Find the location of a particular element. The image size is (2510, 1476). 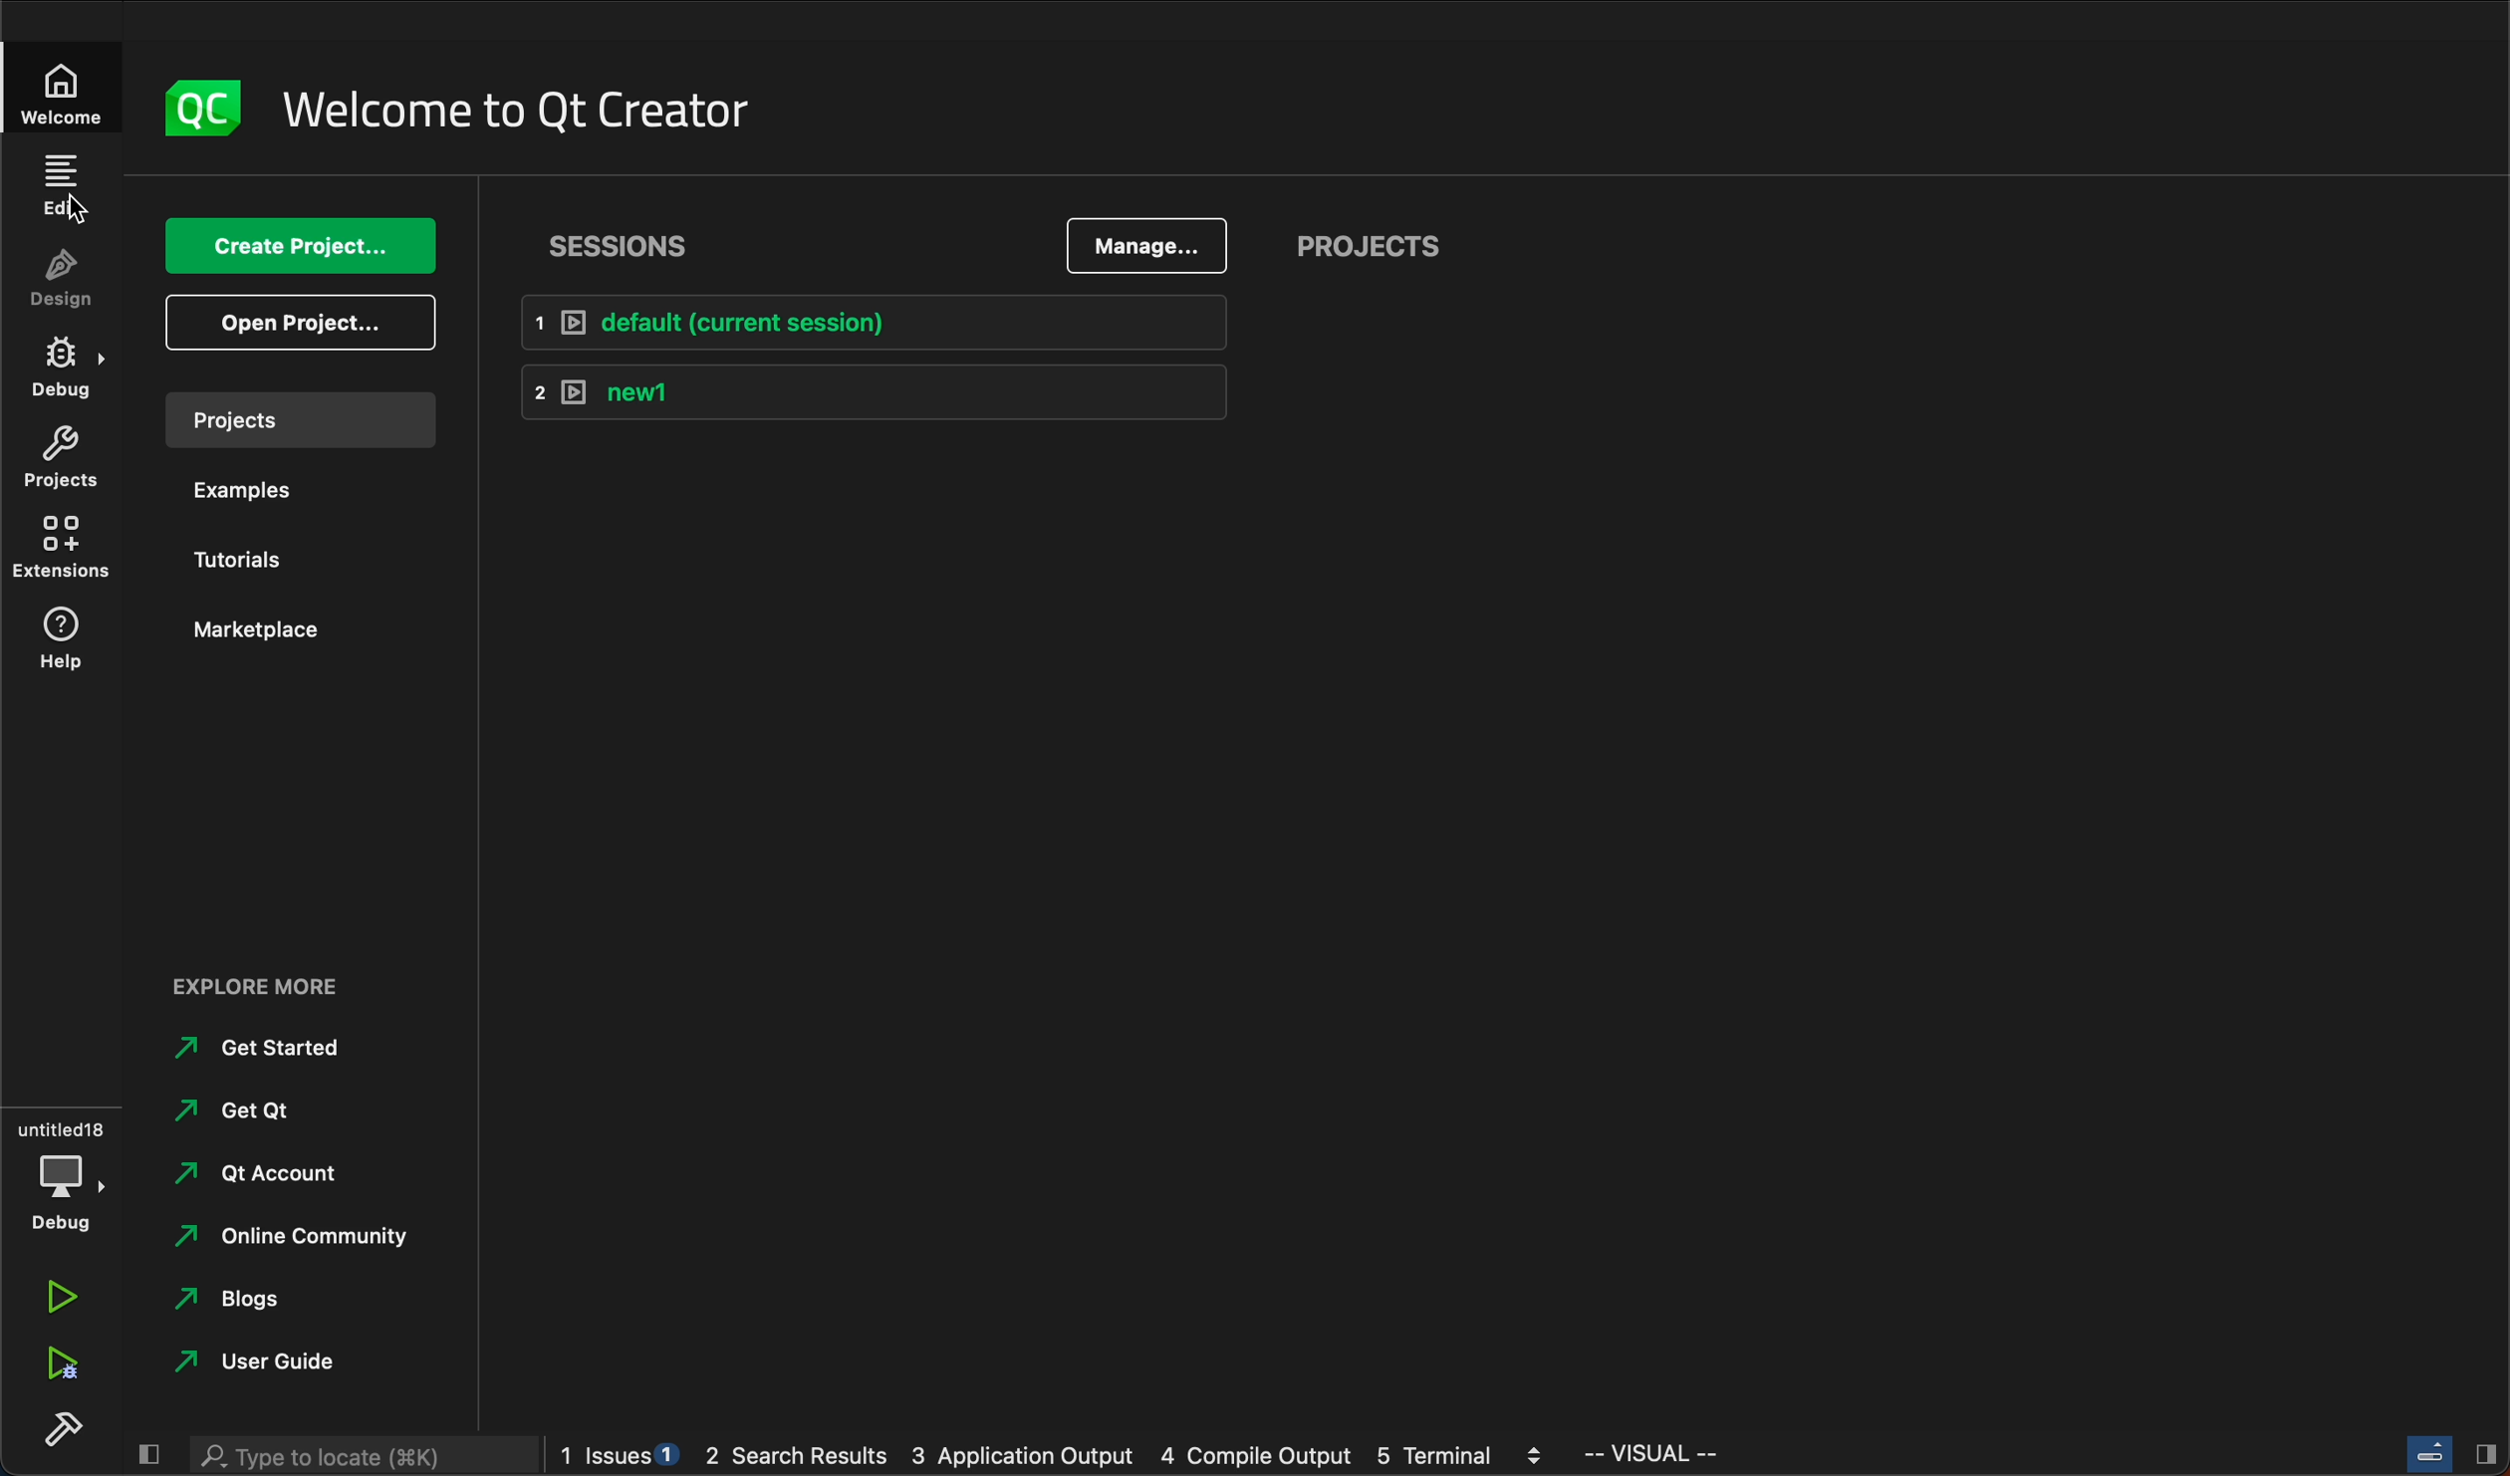

debug is located at coordinates (59, 363).